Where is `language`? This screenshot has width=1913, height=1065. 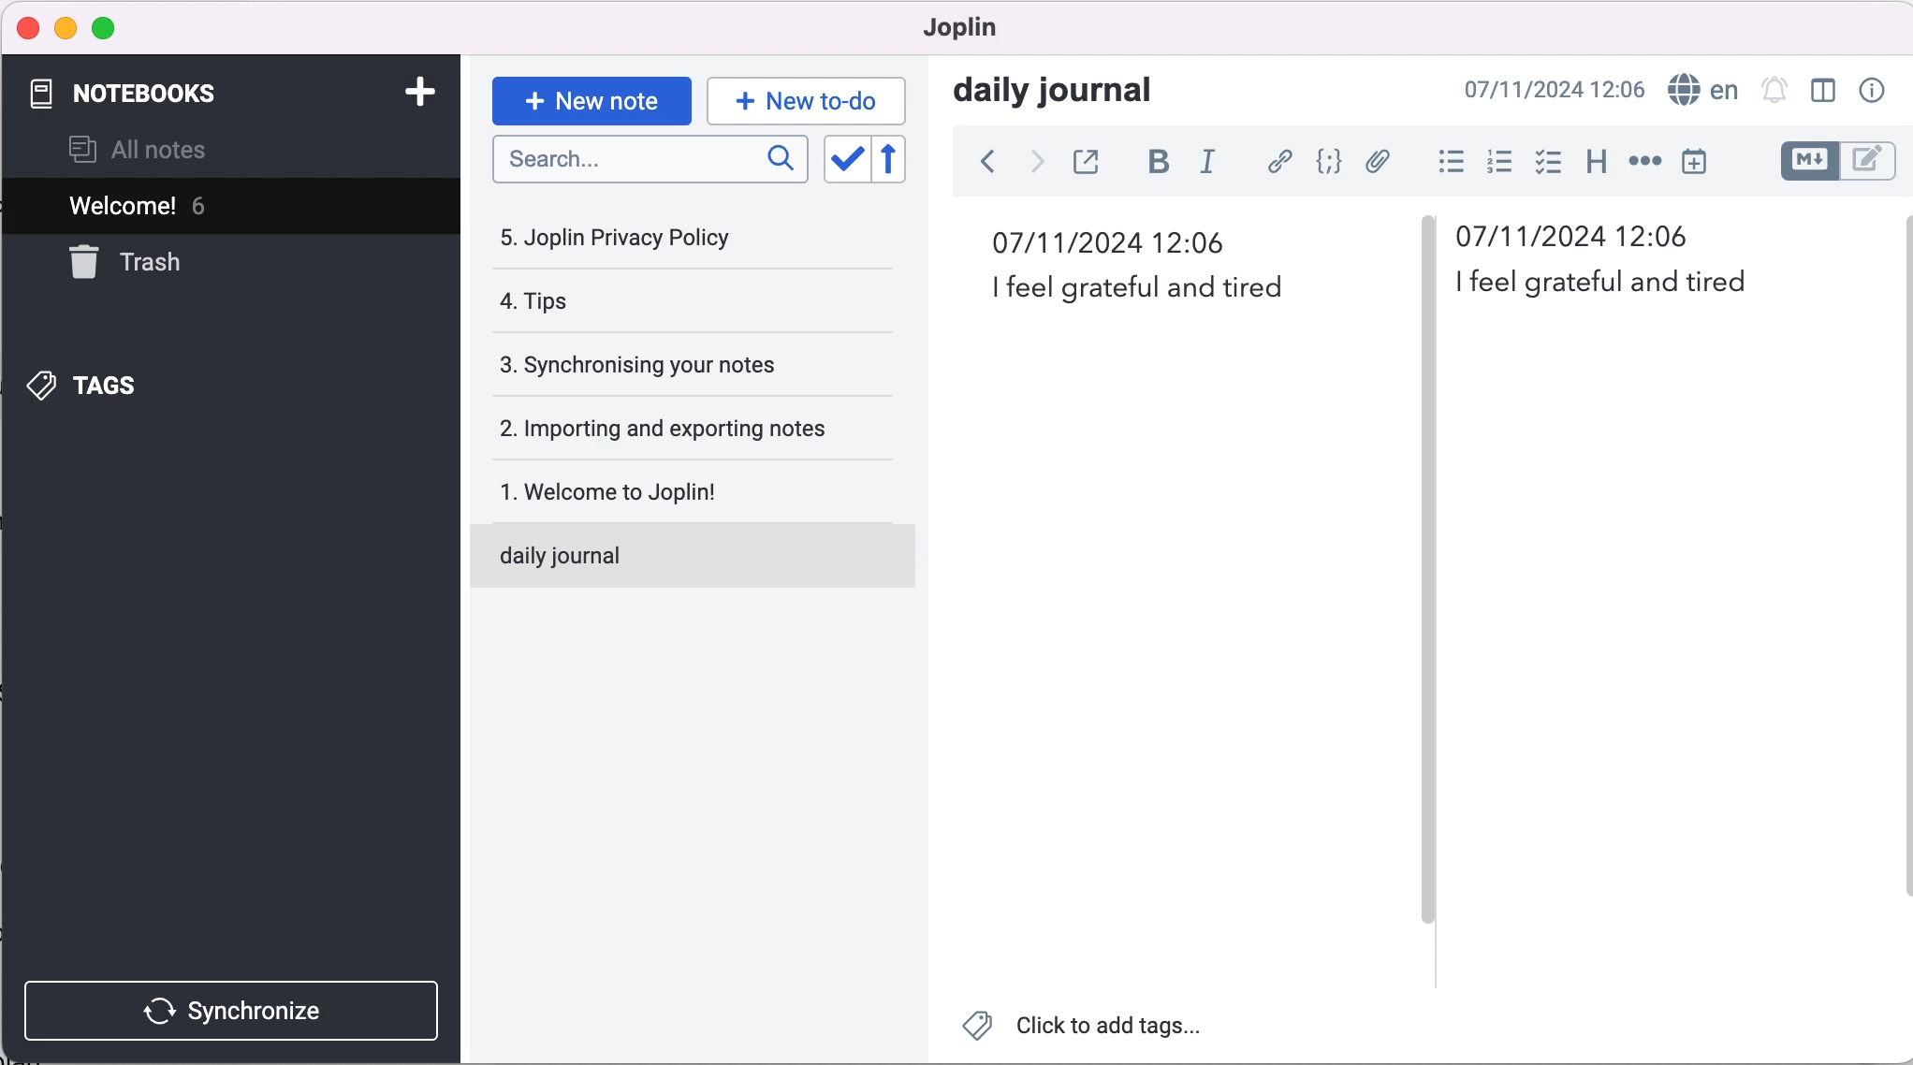
language is located at coordinates (1702, 92).